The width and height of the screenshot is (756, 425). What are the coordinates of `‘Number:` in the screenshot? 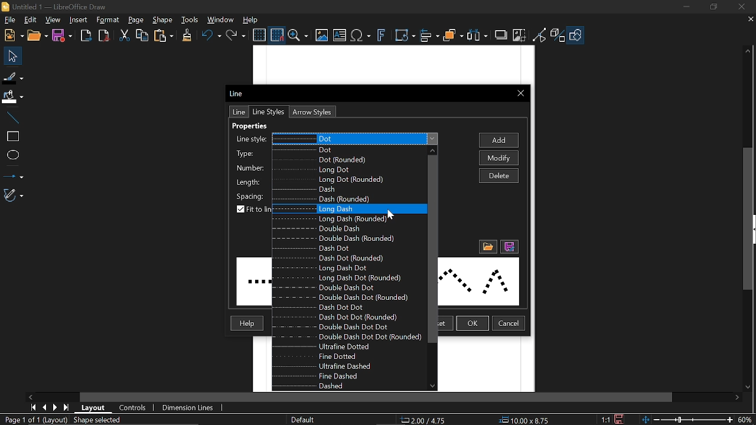 It's located at (248, 168).